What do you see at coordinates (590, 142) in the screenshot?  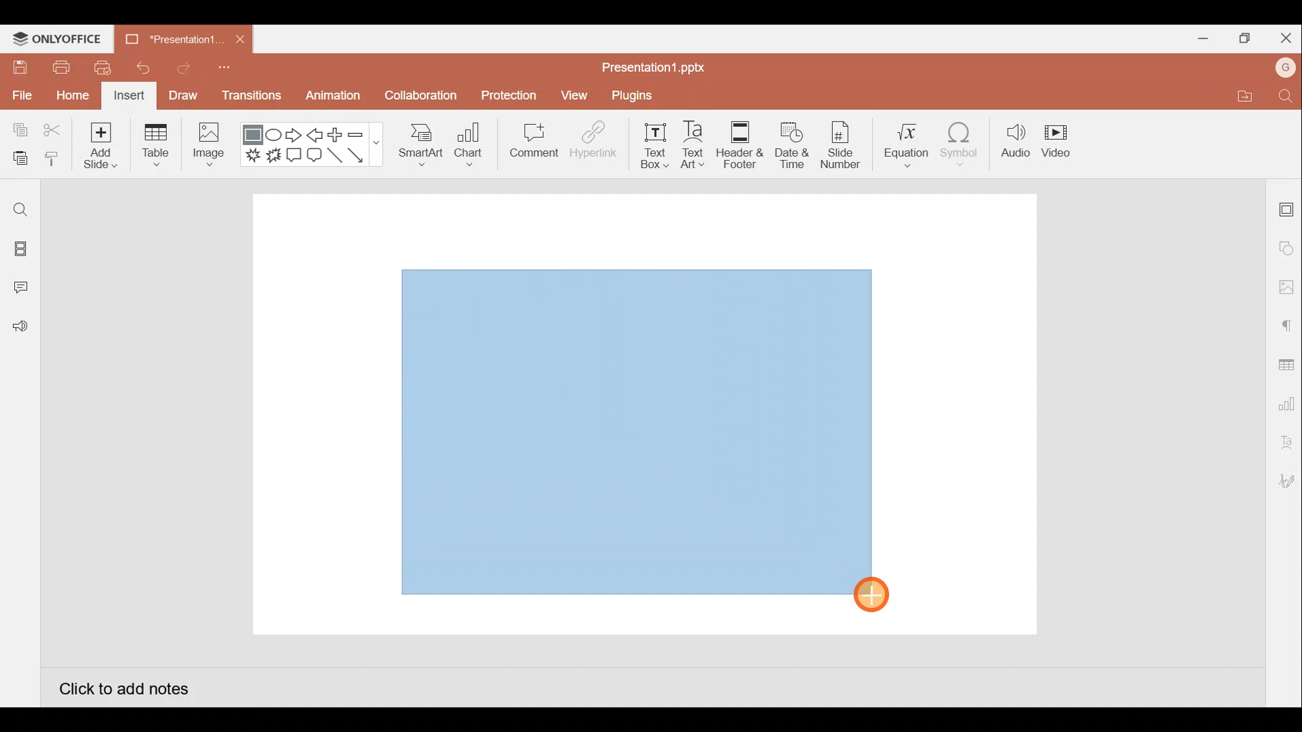 I see `Hyperlink` at bounding box center [590, 142].